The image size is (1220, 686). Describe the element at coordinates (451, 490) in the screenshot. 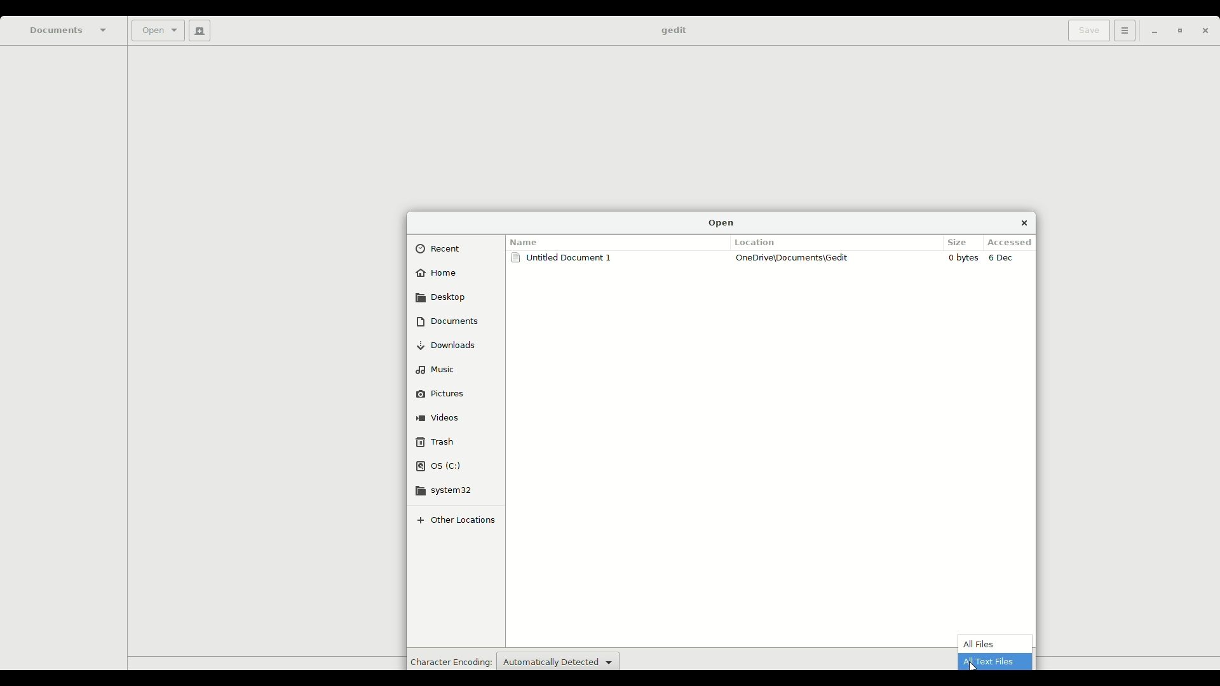

I see `system32` at that location.